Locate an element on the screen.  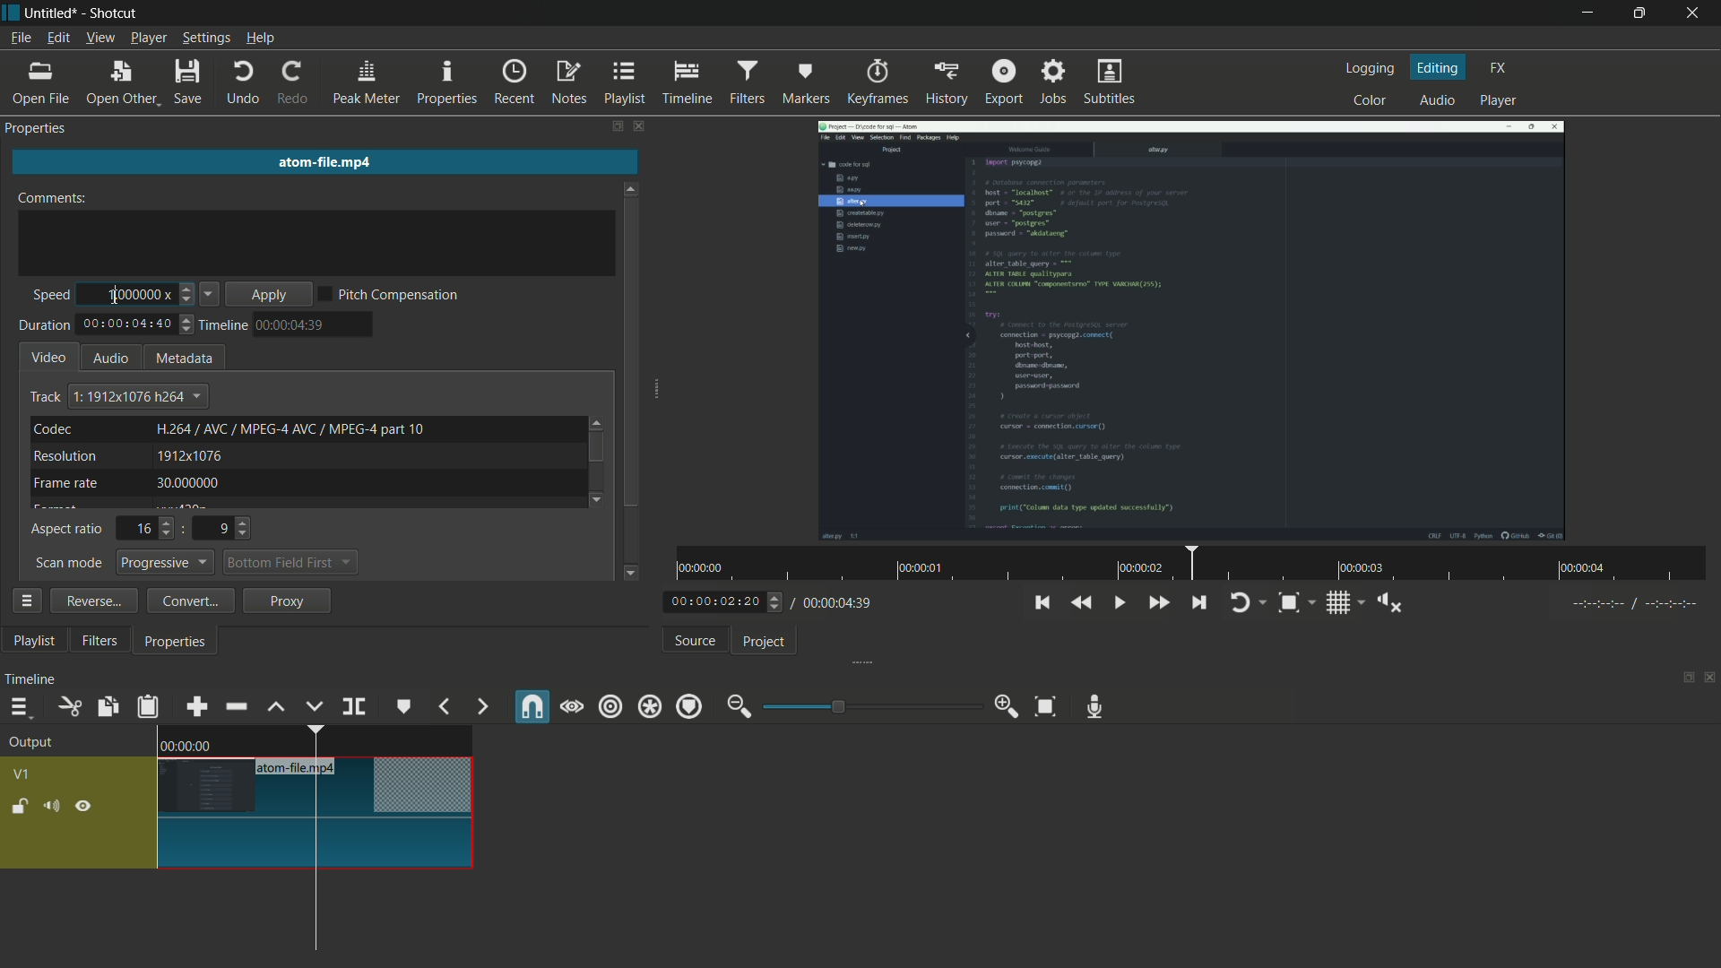
create or edit marker is located at coordinates (401, 706).